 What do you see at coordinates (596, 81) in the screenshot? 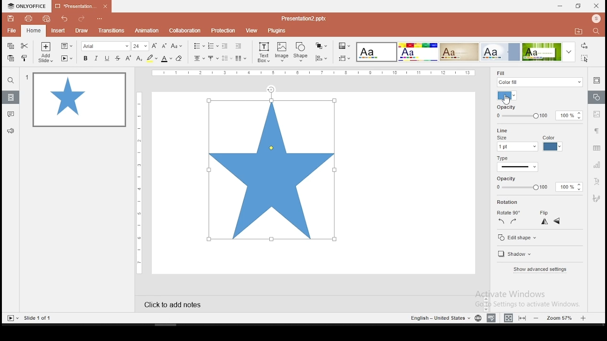
I see `slide settings` at bounding box center [596, 81].